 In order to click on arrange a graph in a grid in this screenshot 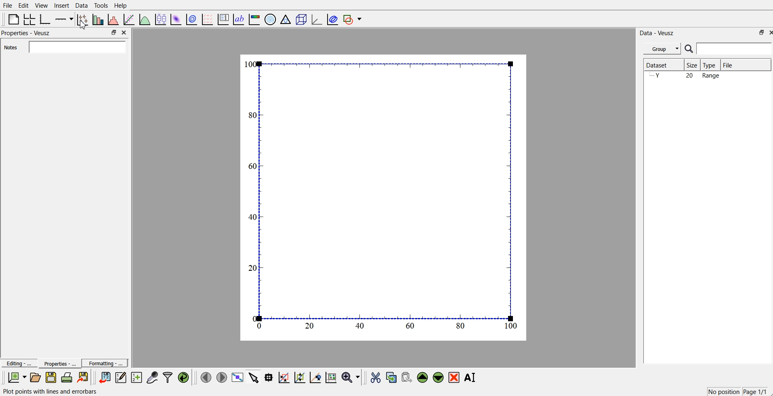, I will do `click(30, 19)`.